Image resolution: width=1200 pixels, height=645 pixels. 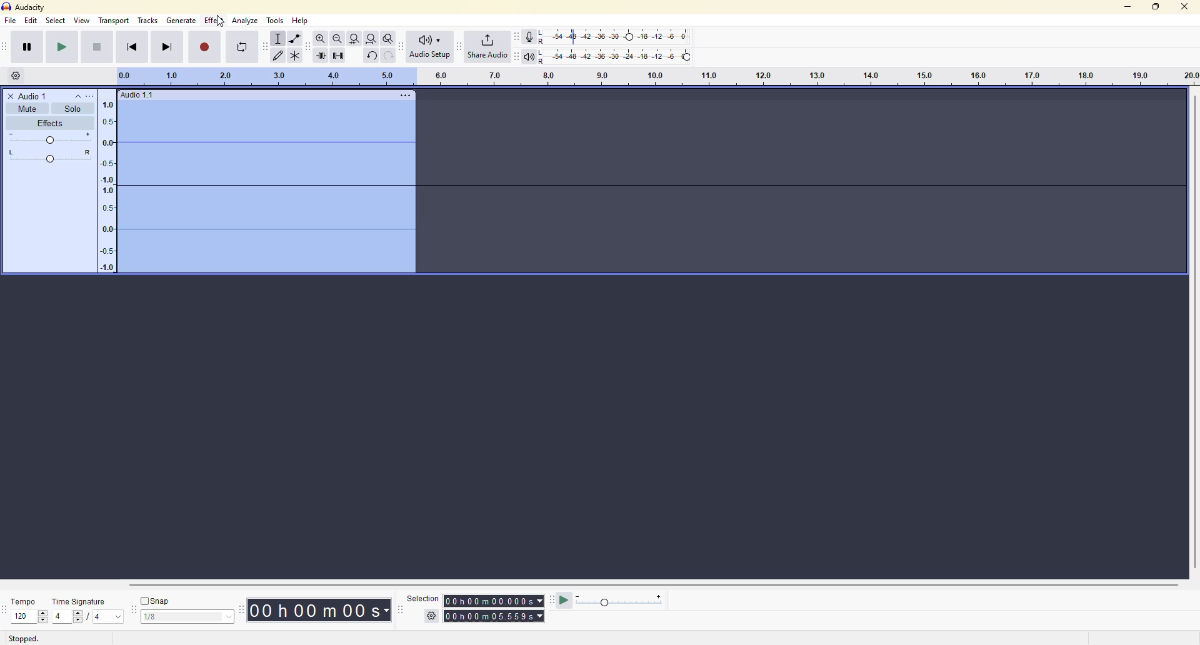 What do you see at coordinates (651, 76) in the screenshot?
I see `click and drag to define looping region` at bounding box center [651, 76].